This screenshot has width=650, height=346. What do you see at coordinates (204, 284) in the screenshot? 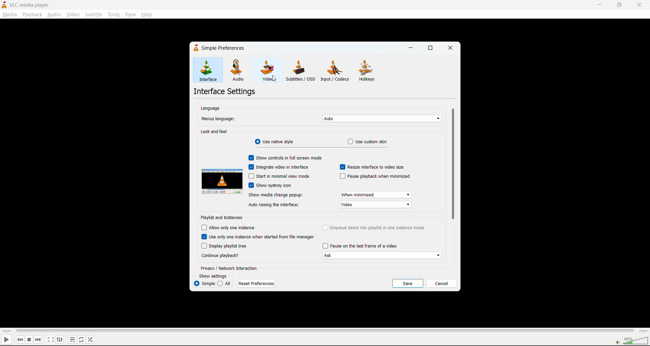
I see `simple` at bounding box center [204, 284].